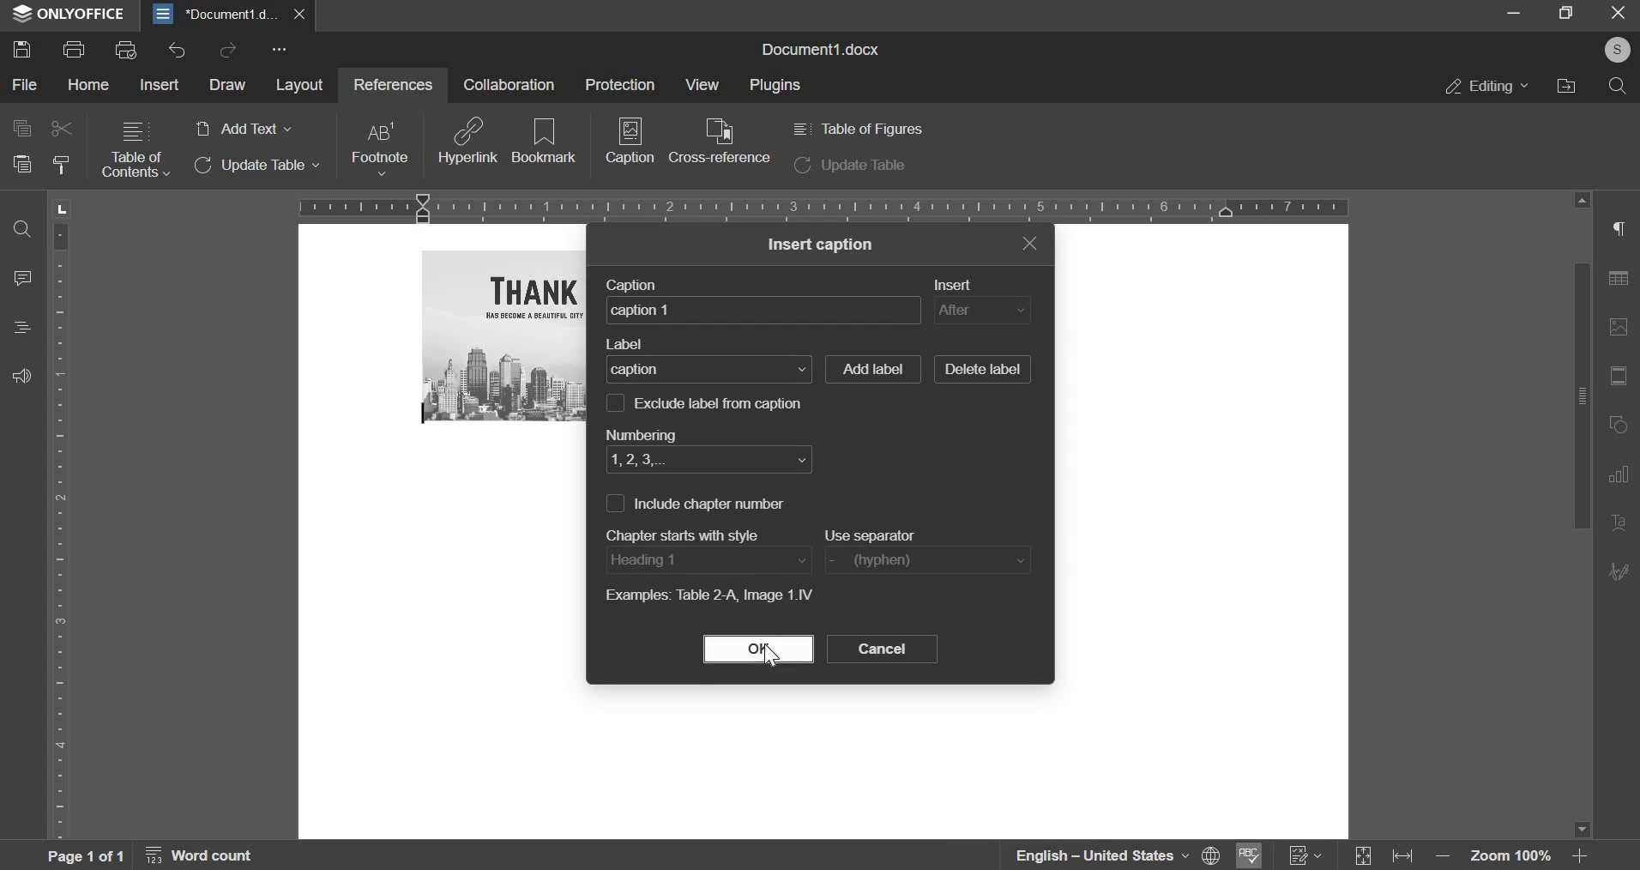 The image size is (1640, 870). I want to click on undo, so click(177, 51).